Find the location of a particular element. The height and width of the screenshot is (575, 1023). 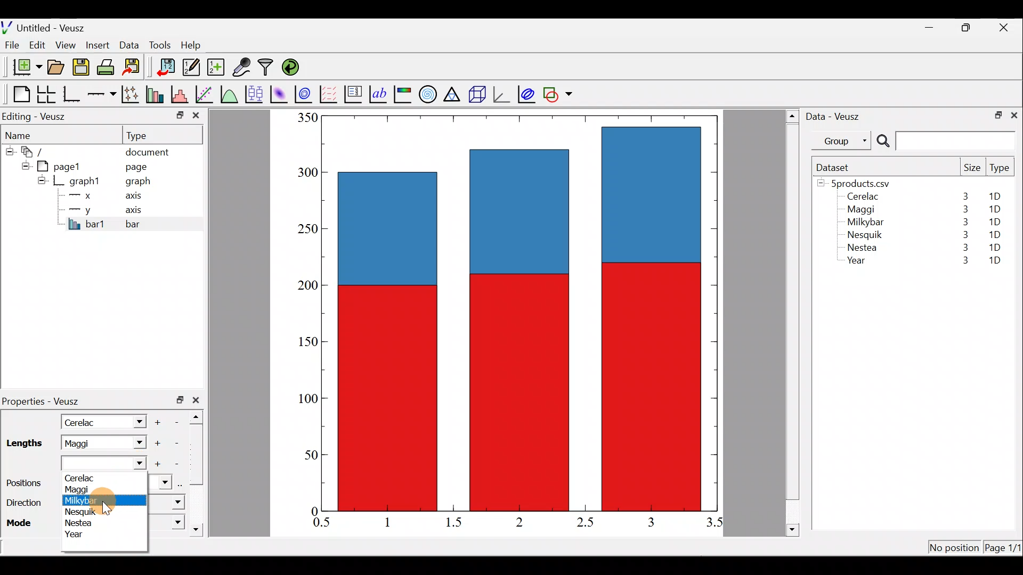

Add an axis to the plot is located at coordinates (104, 94).